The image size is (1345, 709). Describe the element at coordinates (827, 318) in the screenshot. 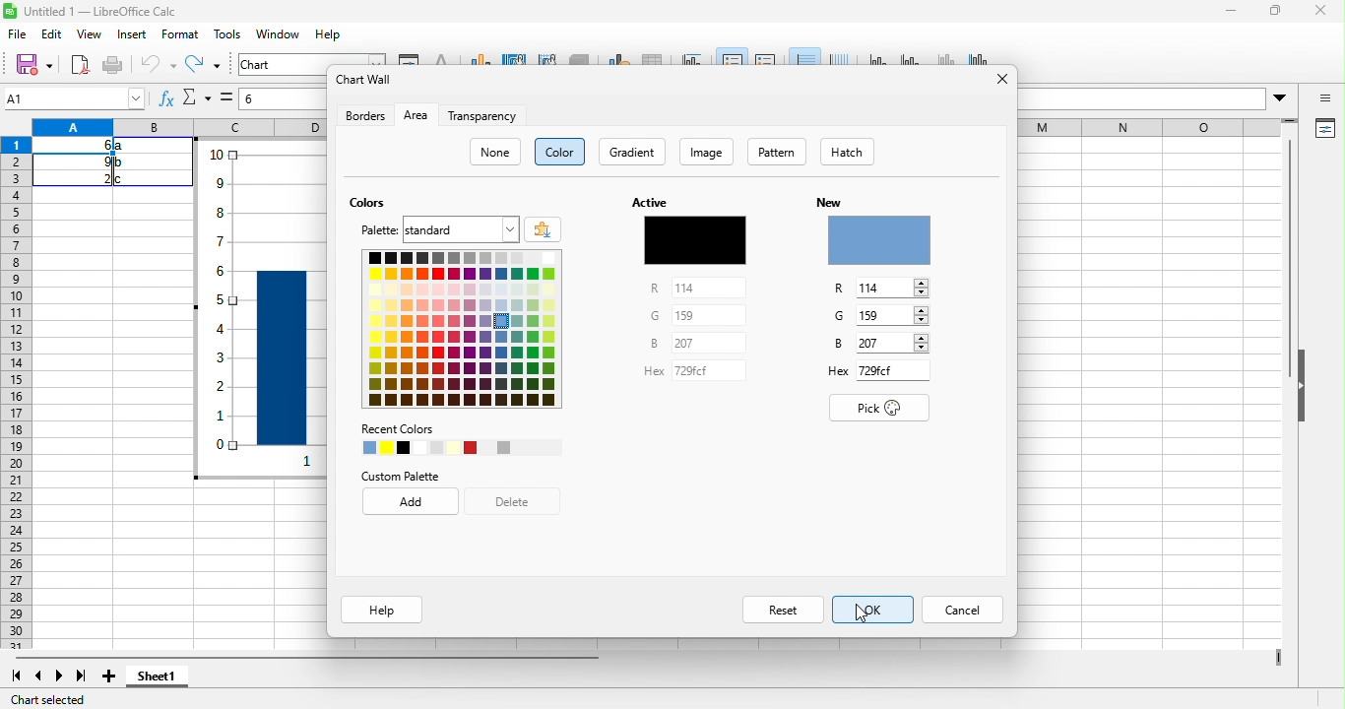

I see `G` at that location.